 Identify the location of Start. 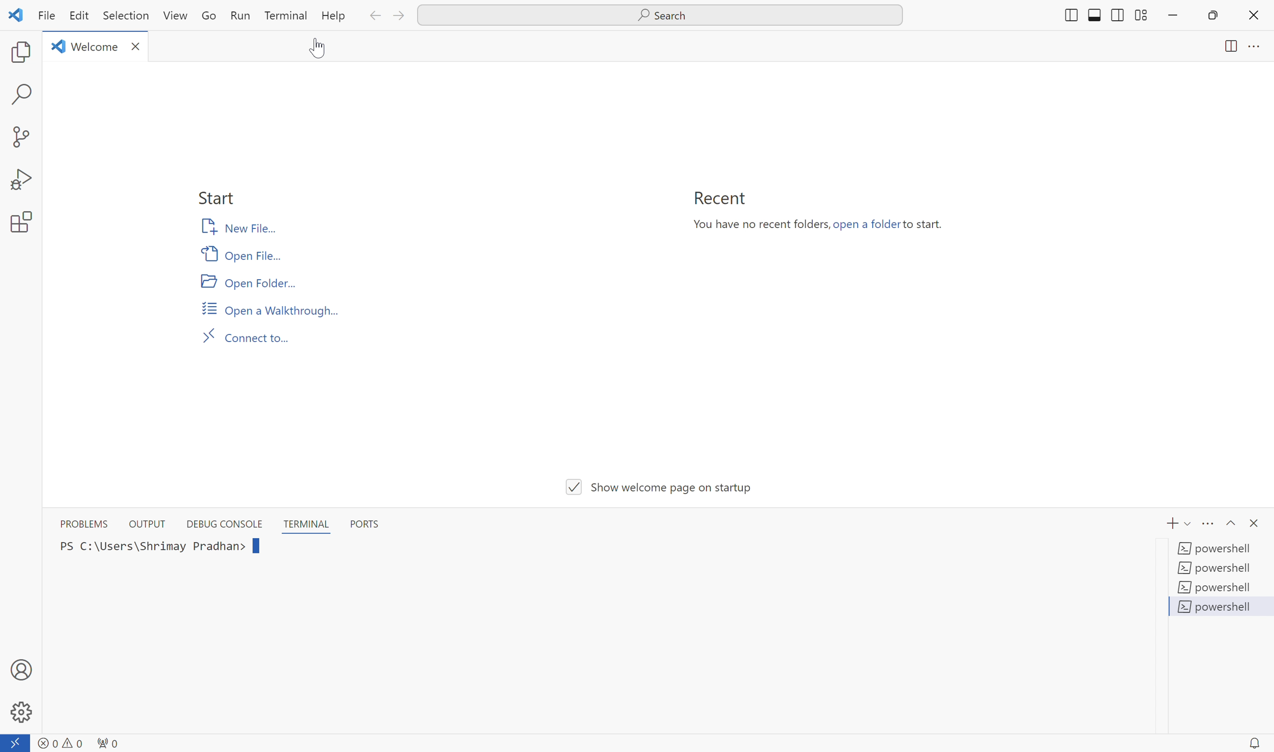
(223, 197).